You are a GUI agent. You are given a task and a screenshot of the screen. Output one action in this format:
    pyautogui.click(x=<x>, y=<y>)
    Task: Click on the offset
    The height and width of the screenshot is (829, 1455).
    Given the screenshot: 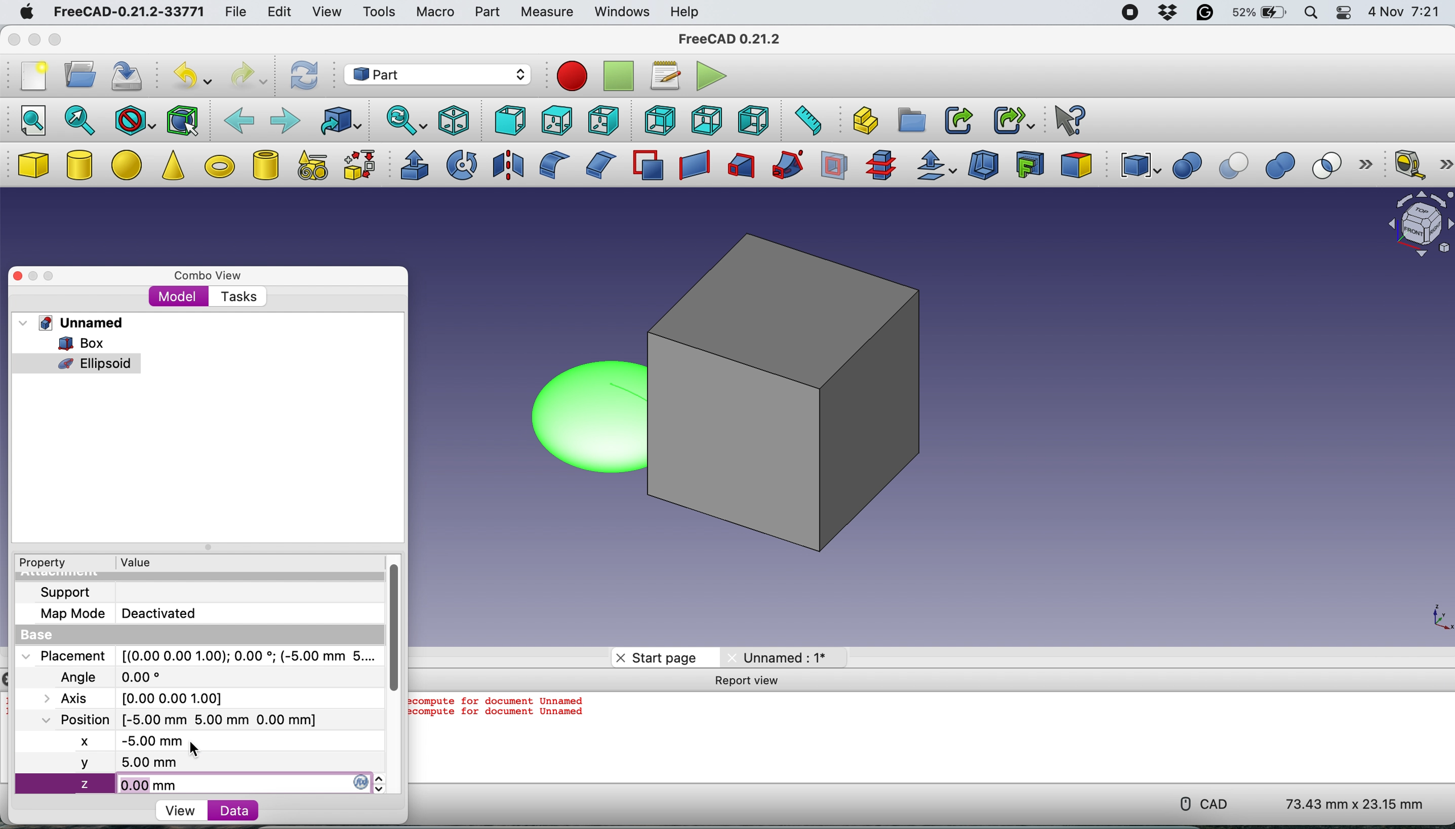 What is the action you would take?
    pyautogui.click(x=937, y=167)
    